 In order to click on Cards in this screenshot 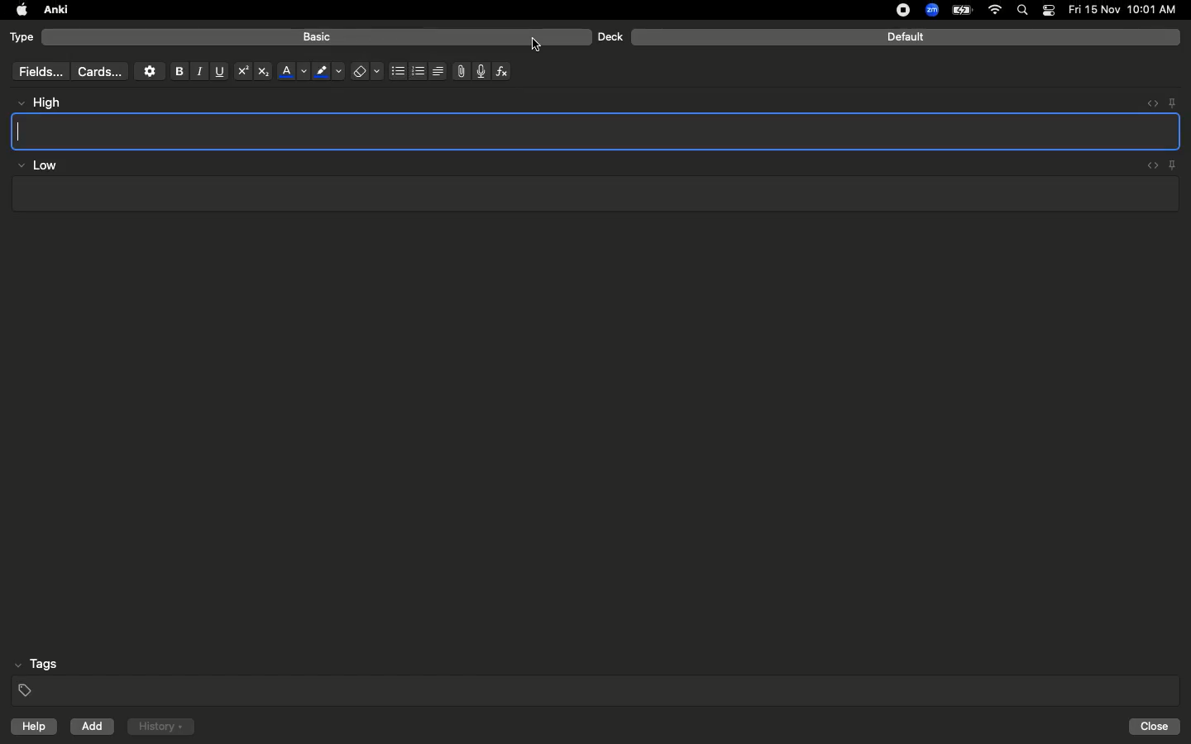, I will do `click(99, 72)`.